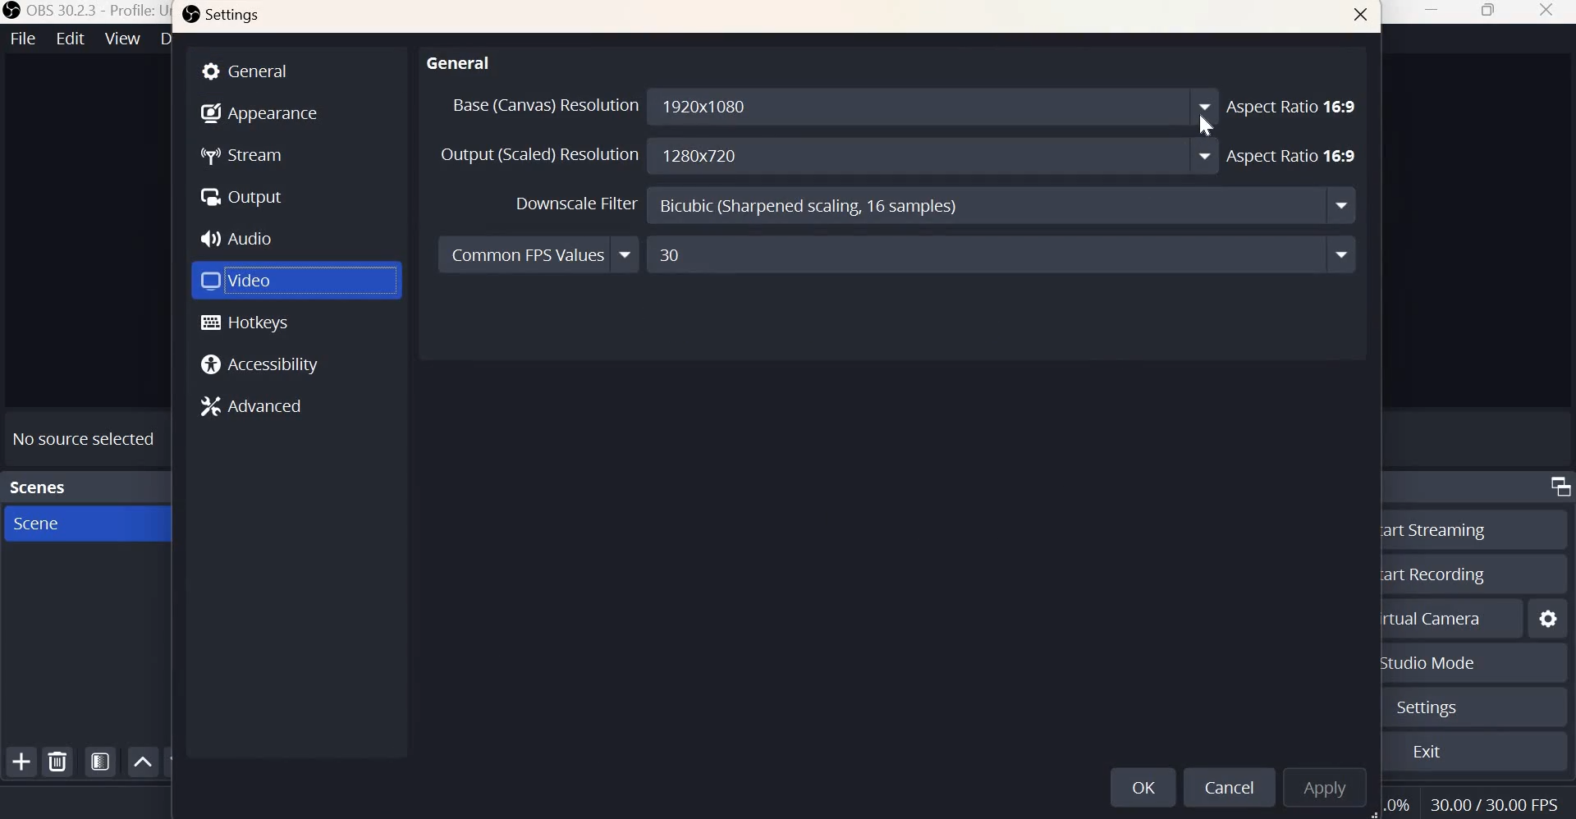  Describe the element at coordinates (297, 70) in the screenshot. I see `General` at that location.